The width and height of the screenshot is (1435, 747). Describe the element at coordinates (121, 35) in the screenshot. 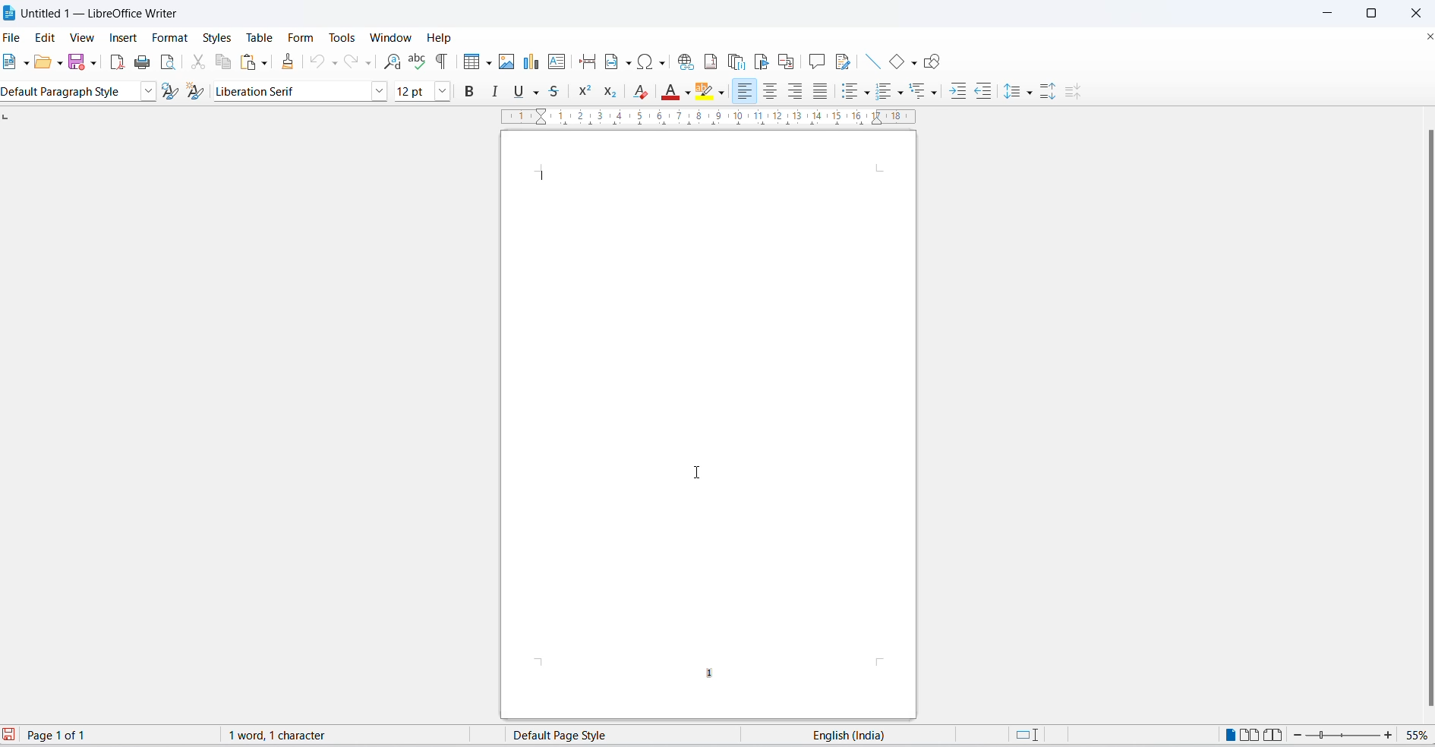

I see `insert` at that location.